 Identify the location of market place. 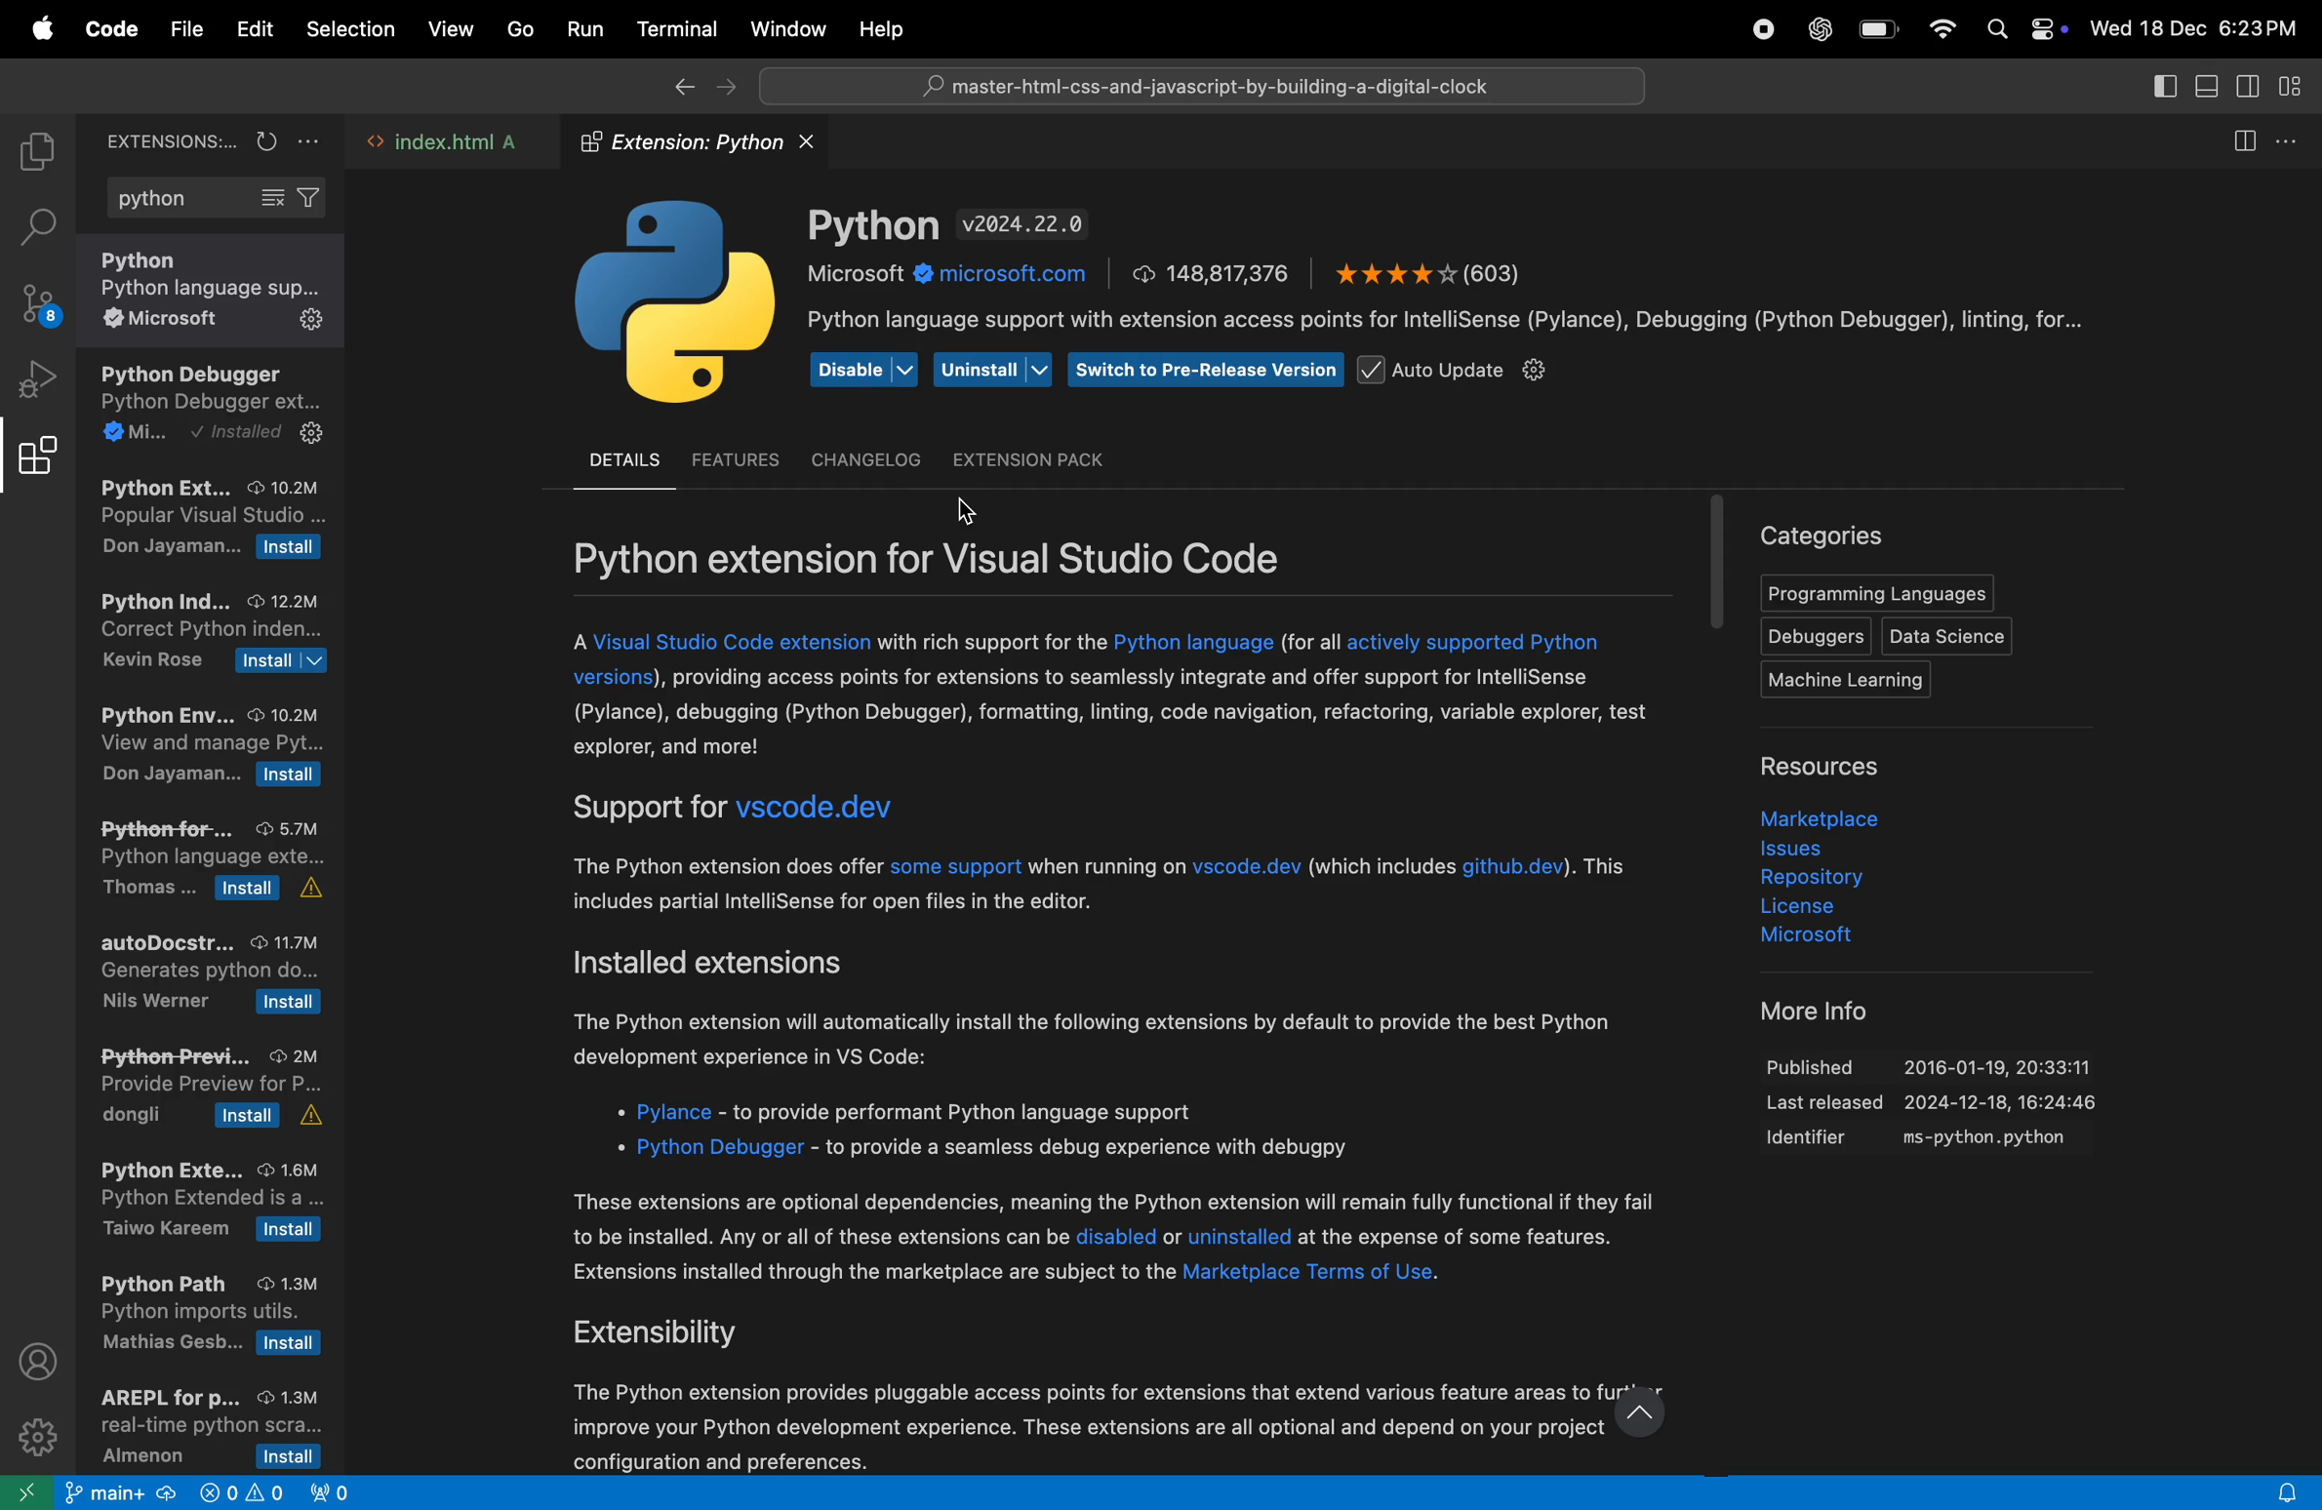
(1815, 815).